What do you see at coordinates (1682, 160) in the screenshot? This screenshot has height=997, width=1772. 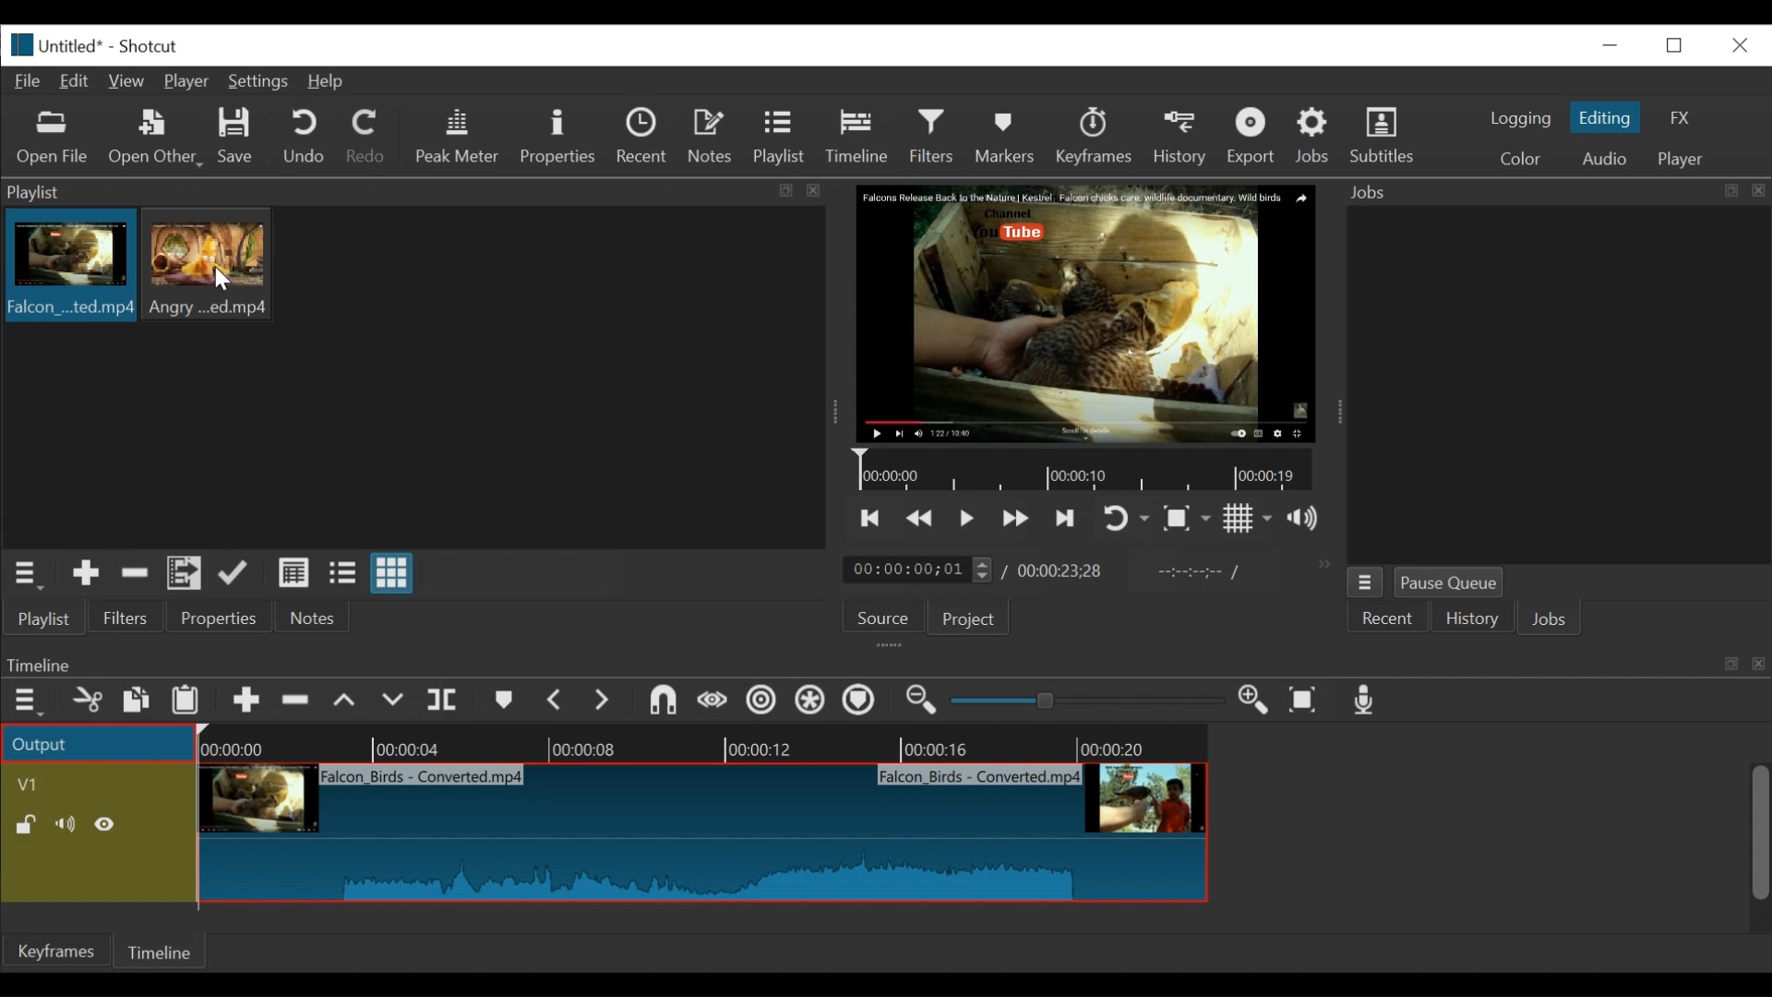 I see `player` at bounding box center [1682, 160].